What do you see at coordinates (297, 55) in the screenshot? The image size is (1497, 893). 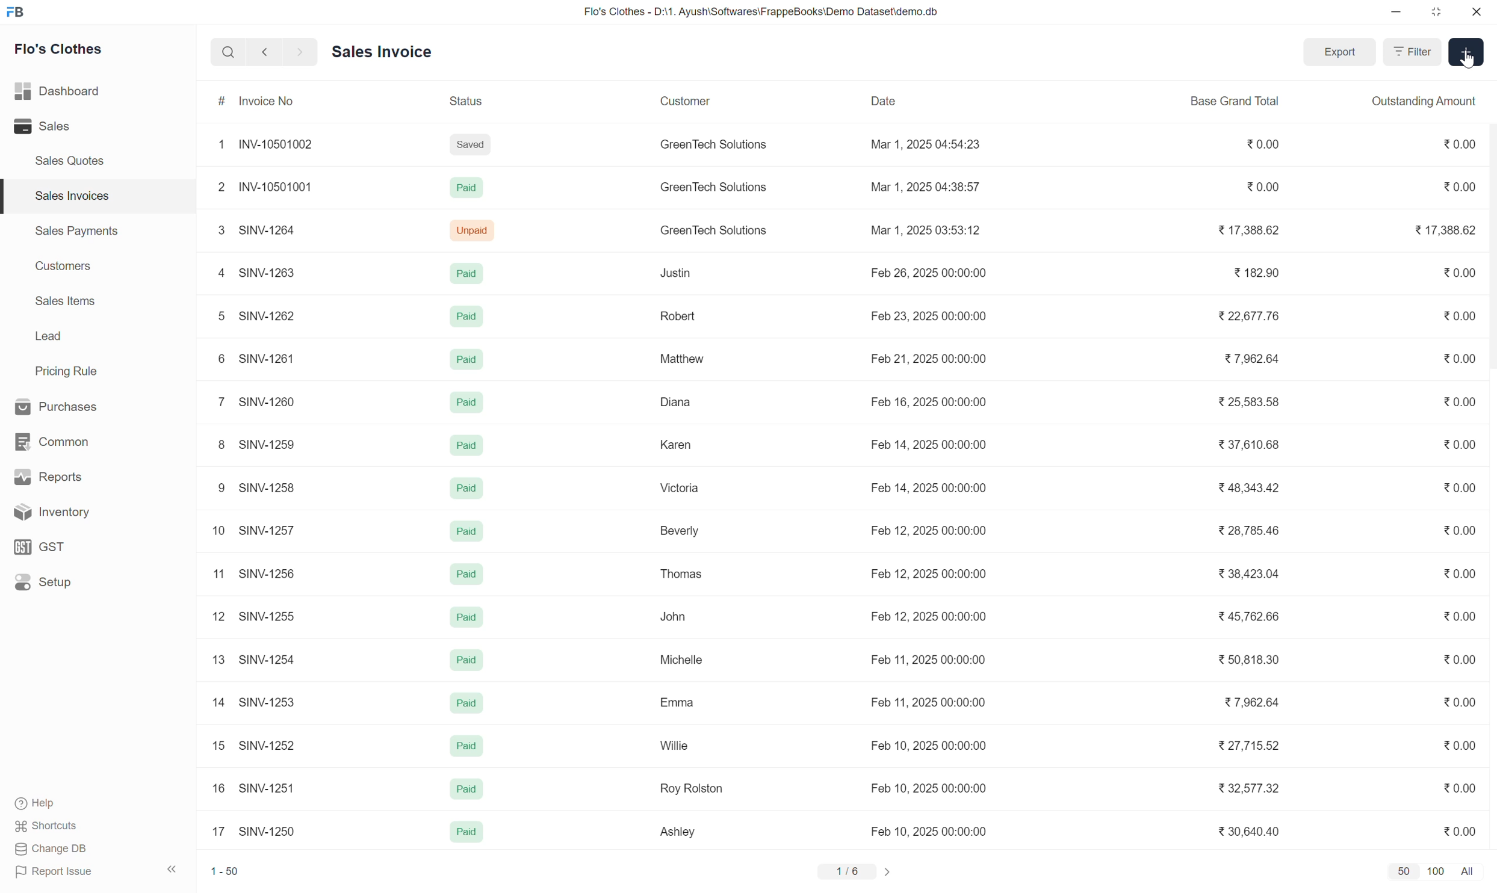 I see `go forward ` at bounding box center [297, 55].